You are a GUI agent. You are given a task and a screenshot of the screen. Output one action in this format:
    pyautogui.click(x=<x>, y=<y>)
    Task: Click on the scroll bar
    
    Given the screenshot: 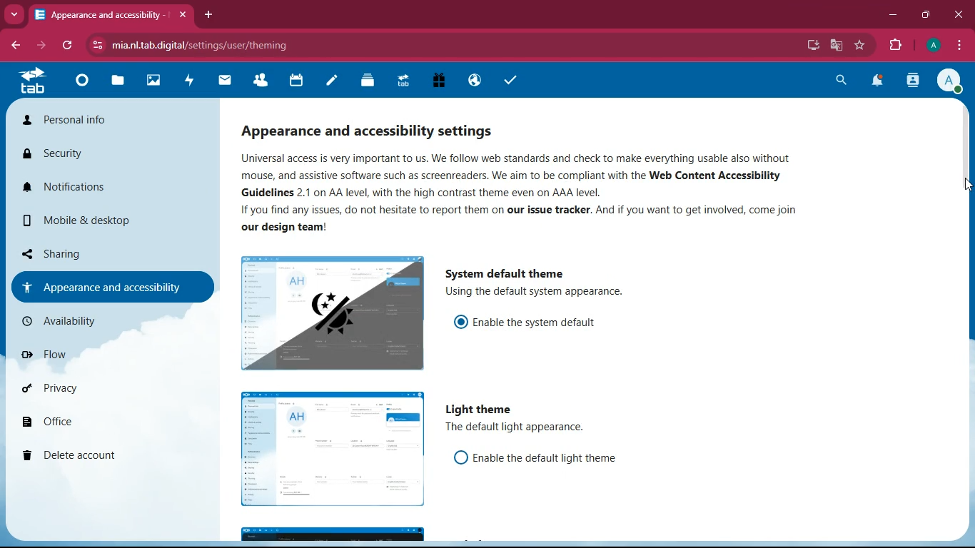 What is the action you would take?
    pyautogui.click(x=966, y=148)
    